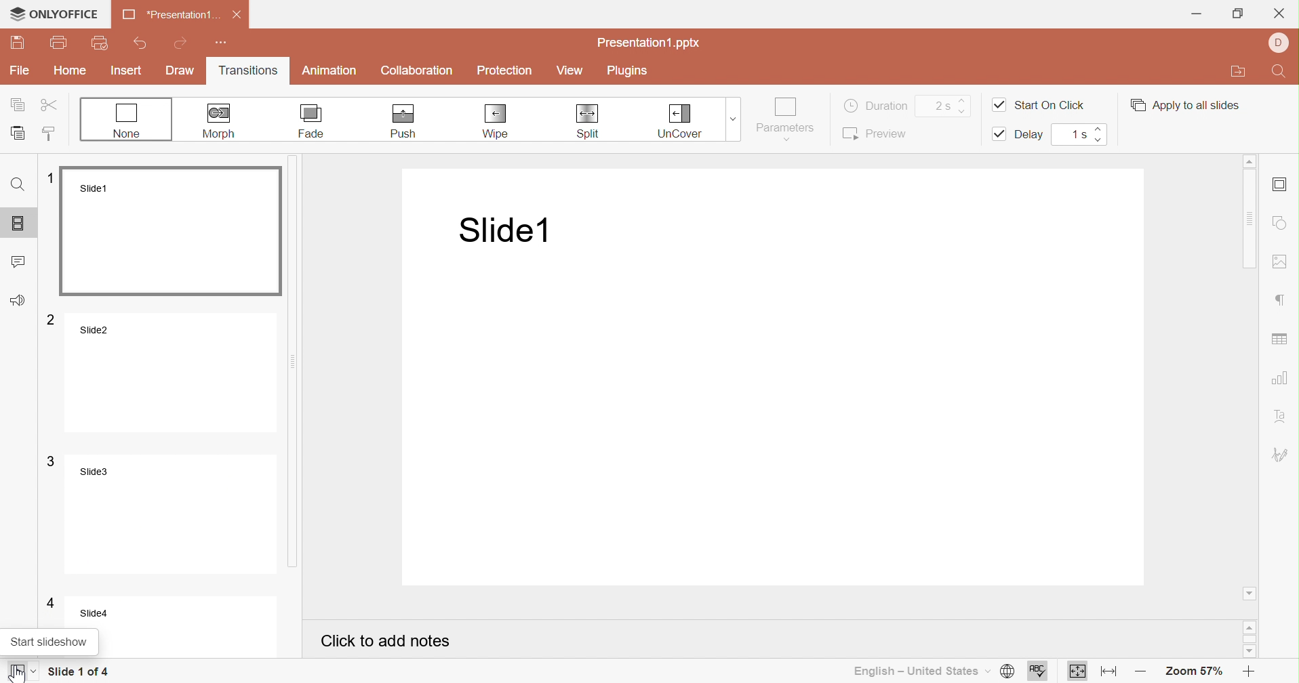 The image size is (1299, 683). What do you see at coordinates (1106, 671) in the screenshot?
I see `Fit to width` at bounding box center [1106, 671].